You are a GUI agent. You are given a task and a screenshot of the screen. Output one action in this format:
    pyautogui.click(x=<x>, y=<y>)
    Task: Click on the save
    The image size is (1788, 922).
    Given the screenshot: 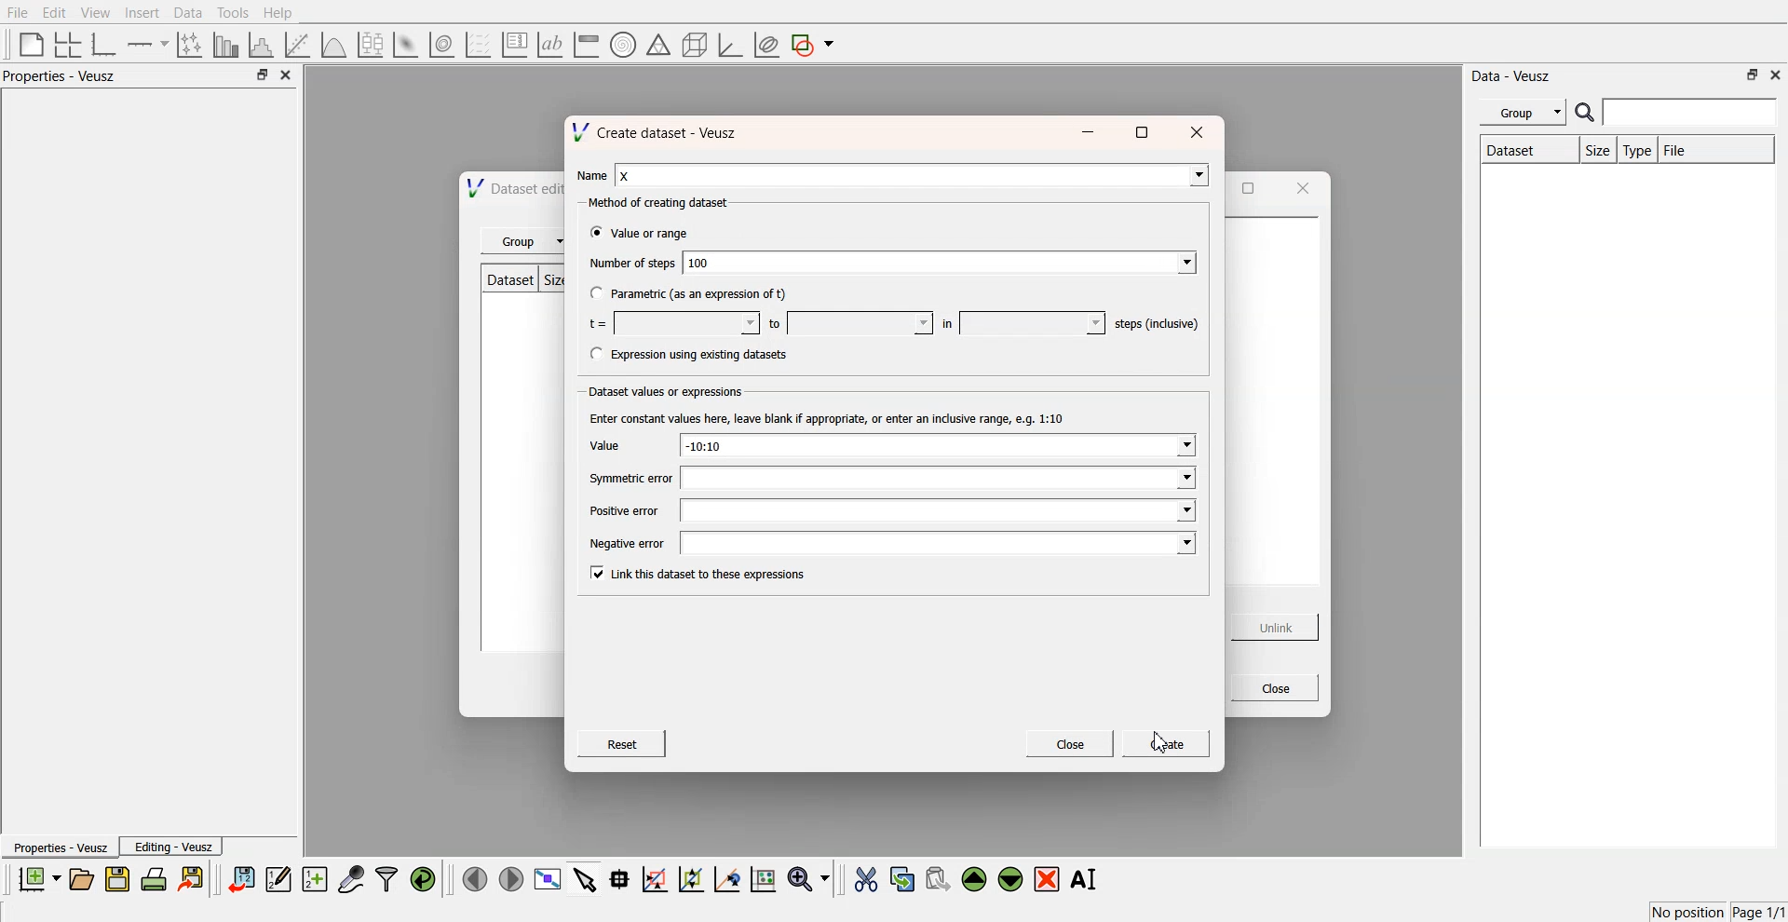 What is the action you would take?
    pyautogui.click(x=120, y=879)
    